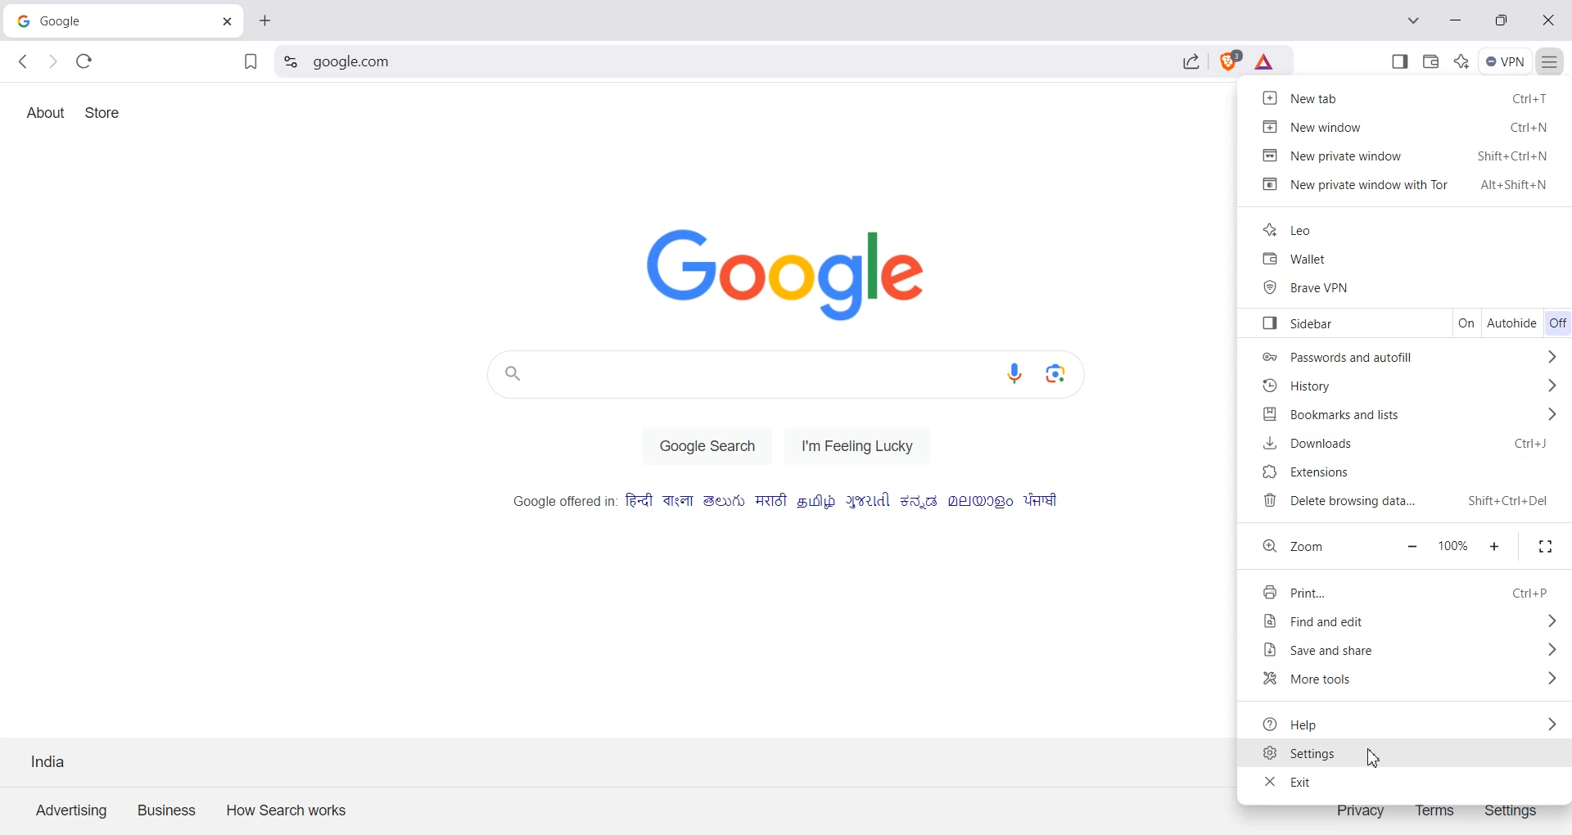 The image size is (1572, 835). What do you see at coordinates (291, 62) in the screenshot?
I see `Setting` at bounding box center [291, 62].